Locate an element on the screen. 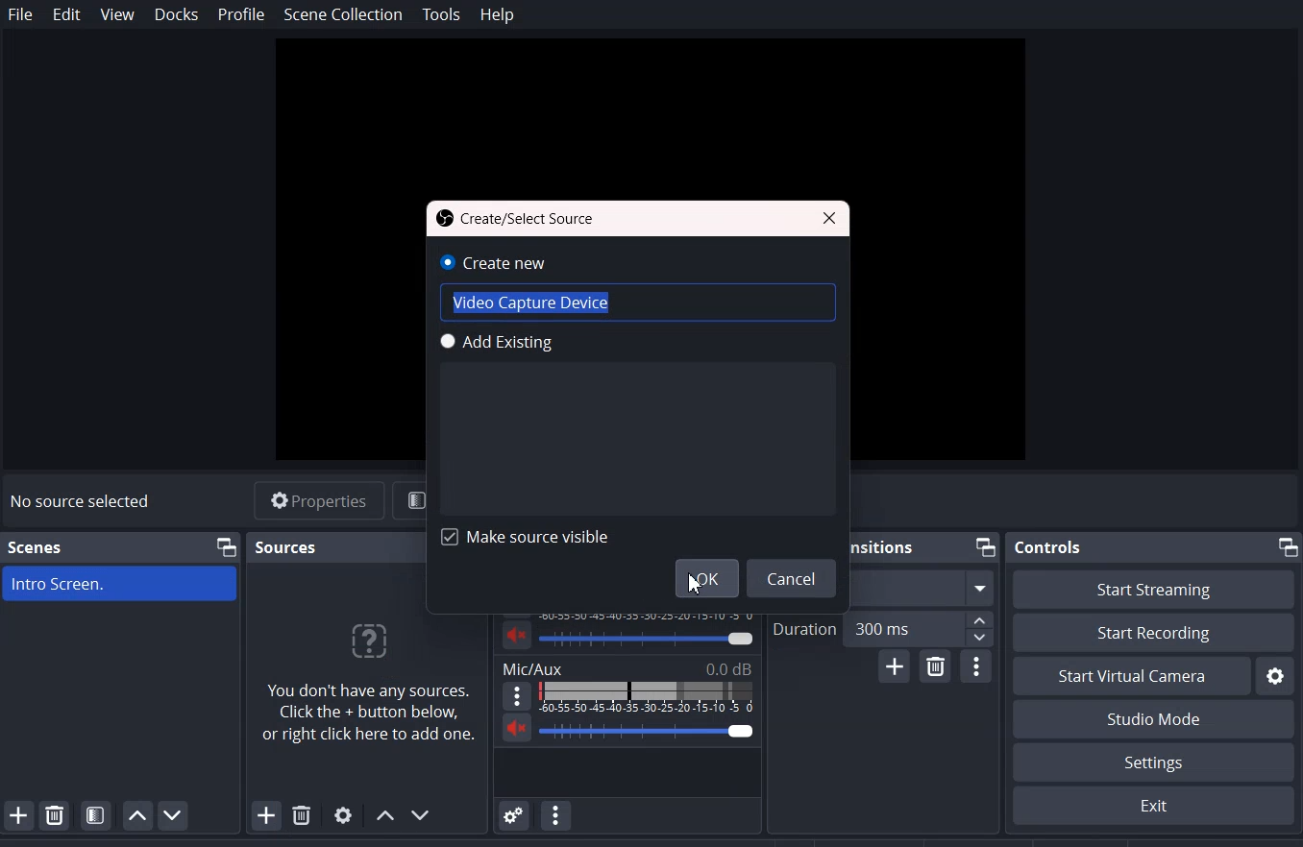  Remove Selected Source is located at coordinates (302, 815).